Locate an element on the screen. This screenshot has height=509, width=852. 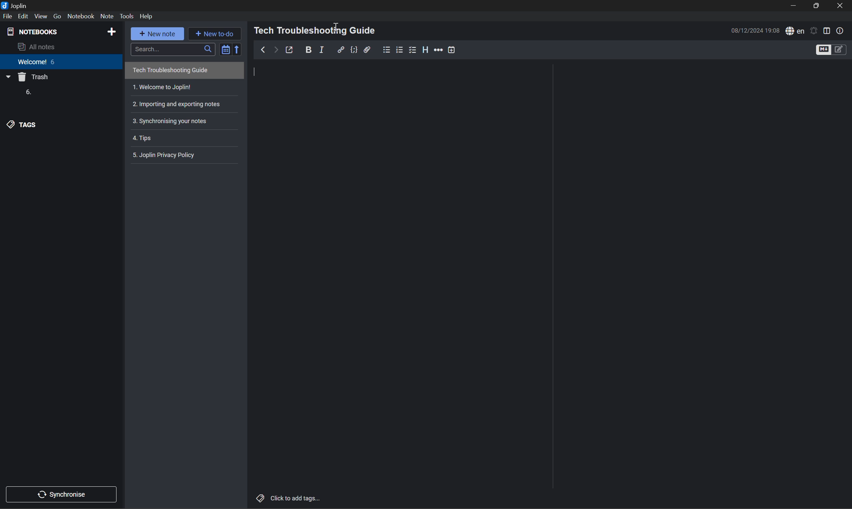
Insert/edit link is located at coordinates (340, 49).